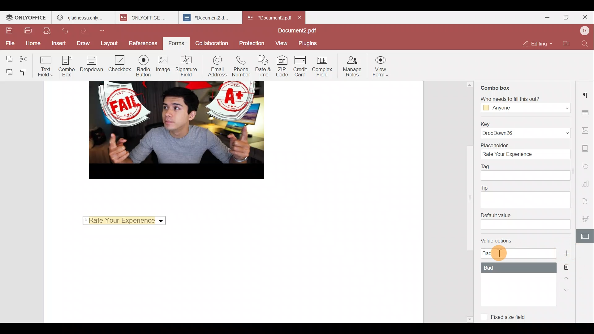 This screenshot has height=334, width=594. Describe the element at coordinates (587, 200) in the screenshot. I see `Text Art settings` at that location.